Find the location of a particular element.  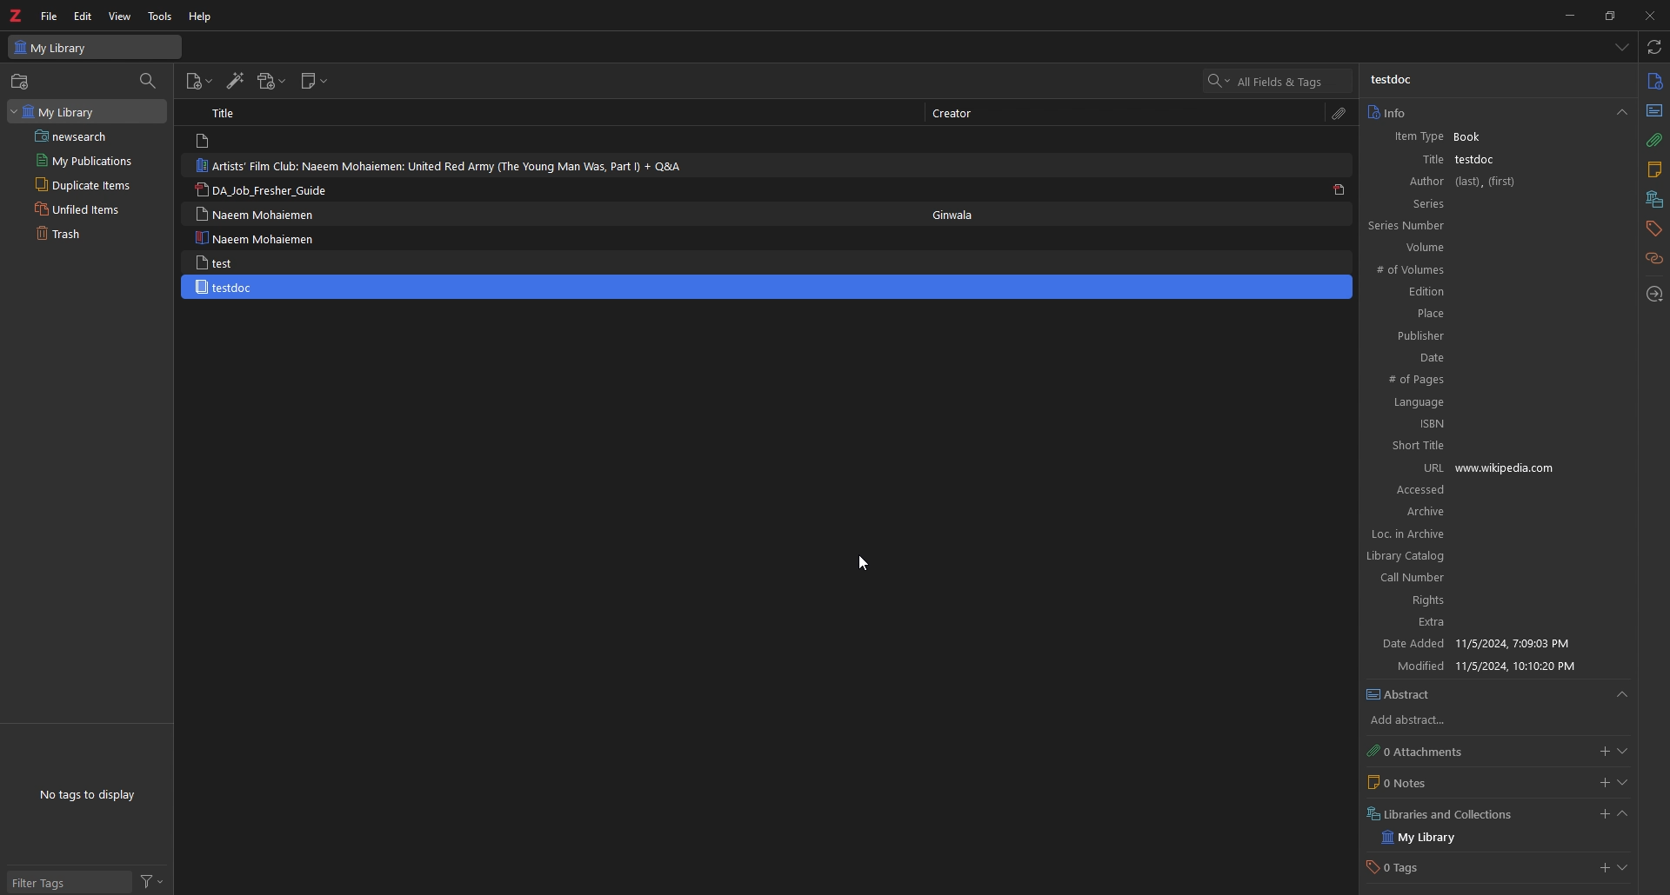

Naeem Mohaiemen is located at coordinates (254, 238).